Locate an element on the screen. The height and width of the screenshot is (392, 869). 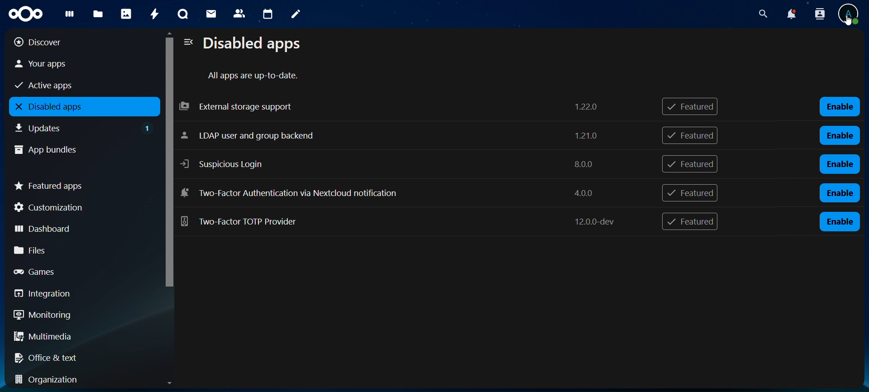
LDAP user and group backend is located at coordinates (392, 137).